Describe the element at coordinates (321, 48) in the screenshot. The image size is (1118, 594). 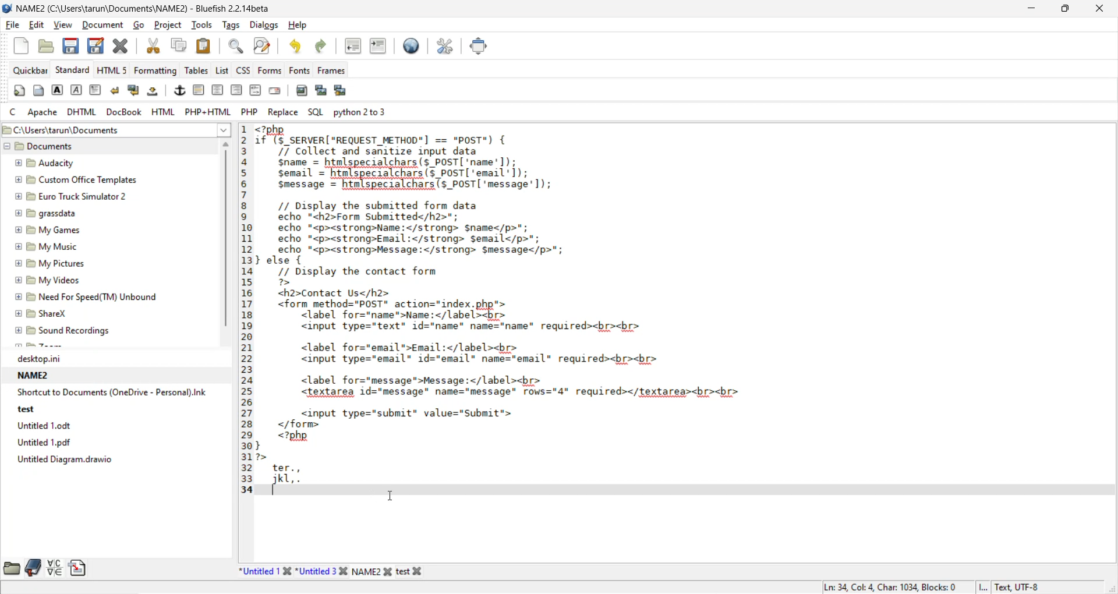
I see `redo` at that location.